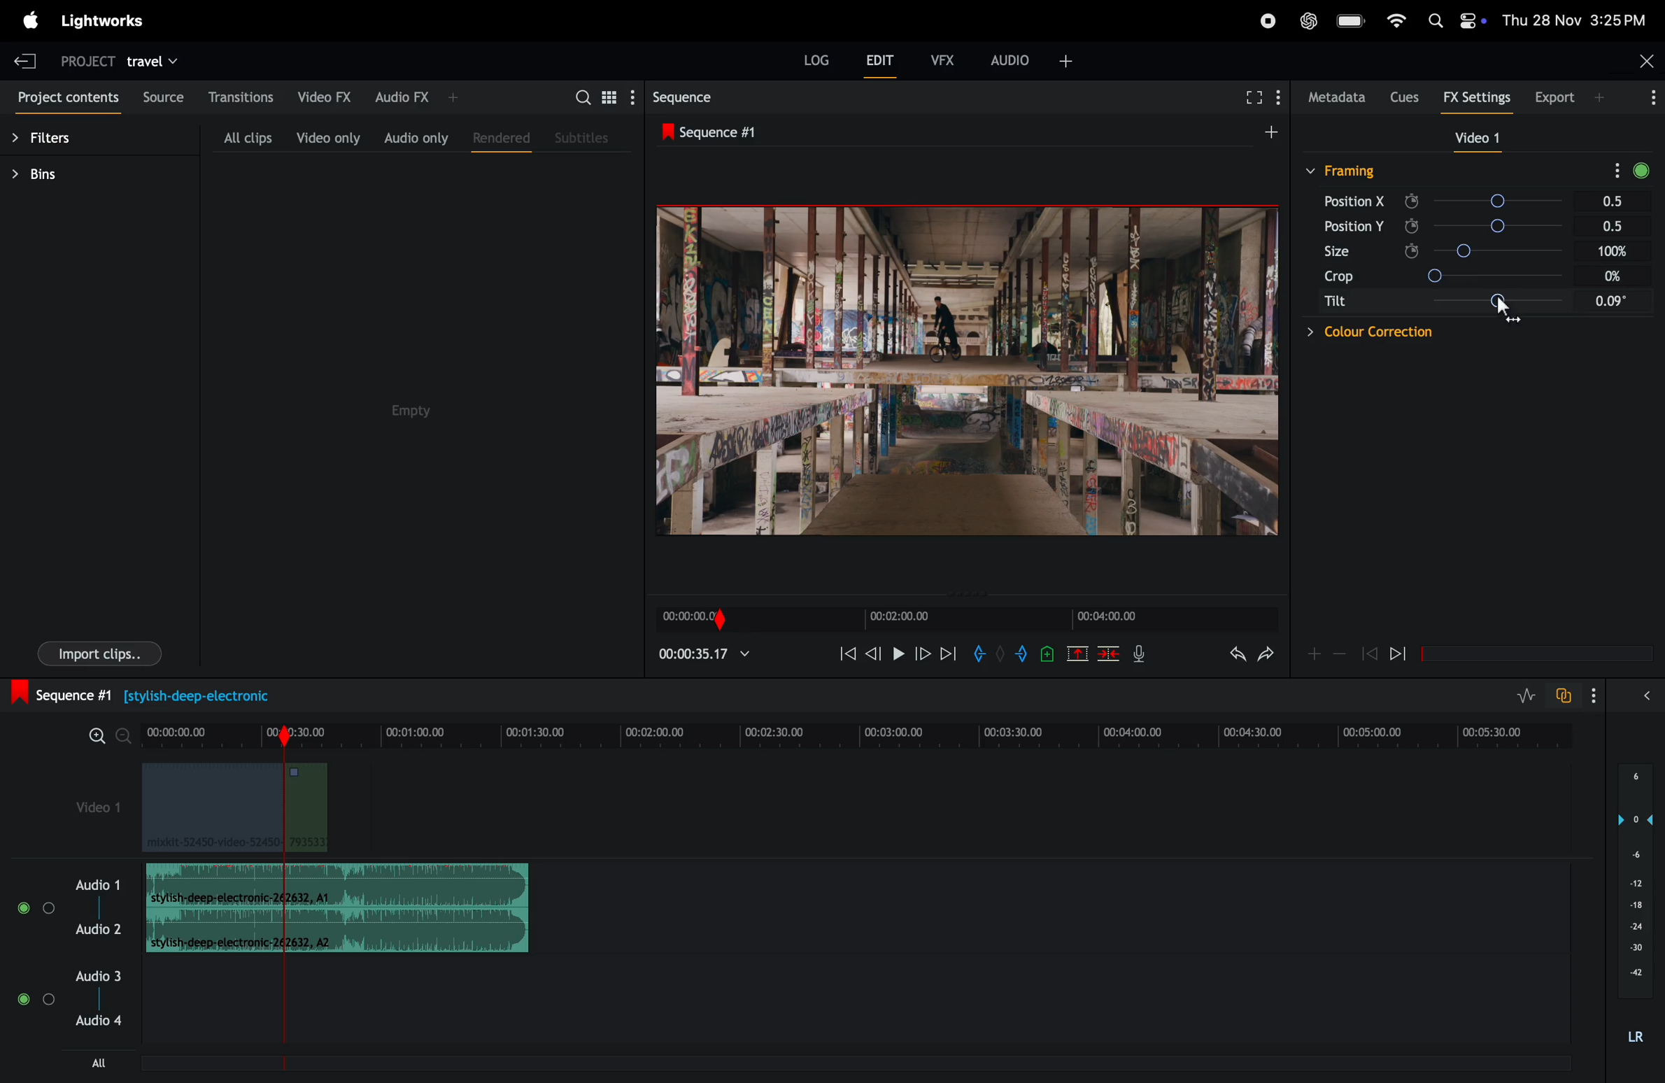 The height and width of the screenshot is (1083, 1665). Describe the element at coordinates (963, 621) in the screenshot. I see `time frames` at that location.